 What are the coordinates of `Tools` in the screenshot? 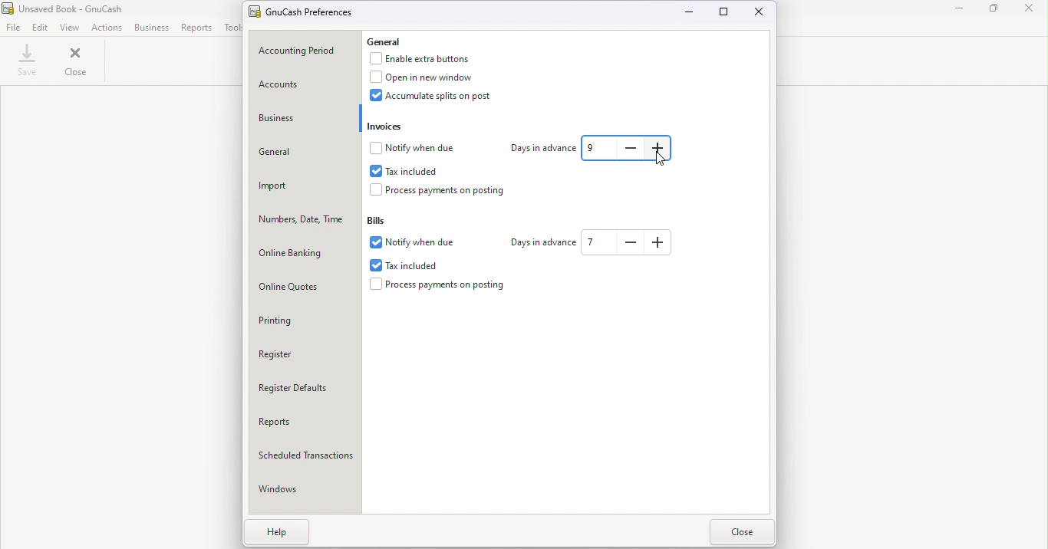 It's located at (231, 28).